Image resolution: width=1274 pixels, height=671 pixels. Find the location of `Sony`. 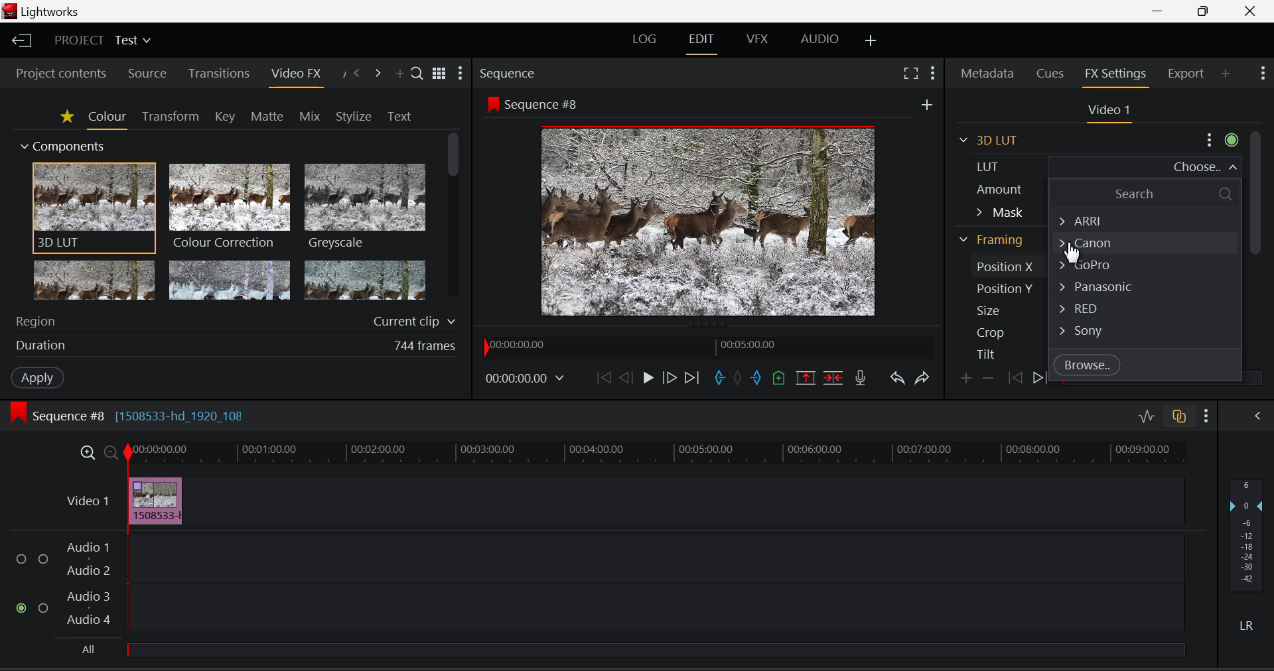

Sony is located at coordinates (1100, 333).